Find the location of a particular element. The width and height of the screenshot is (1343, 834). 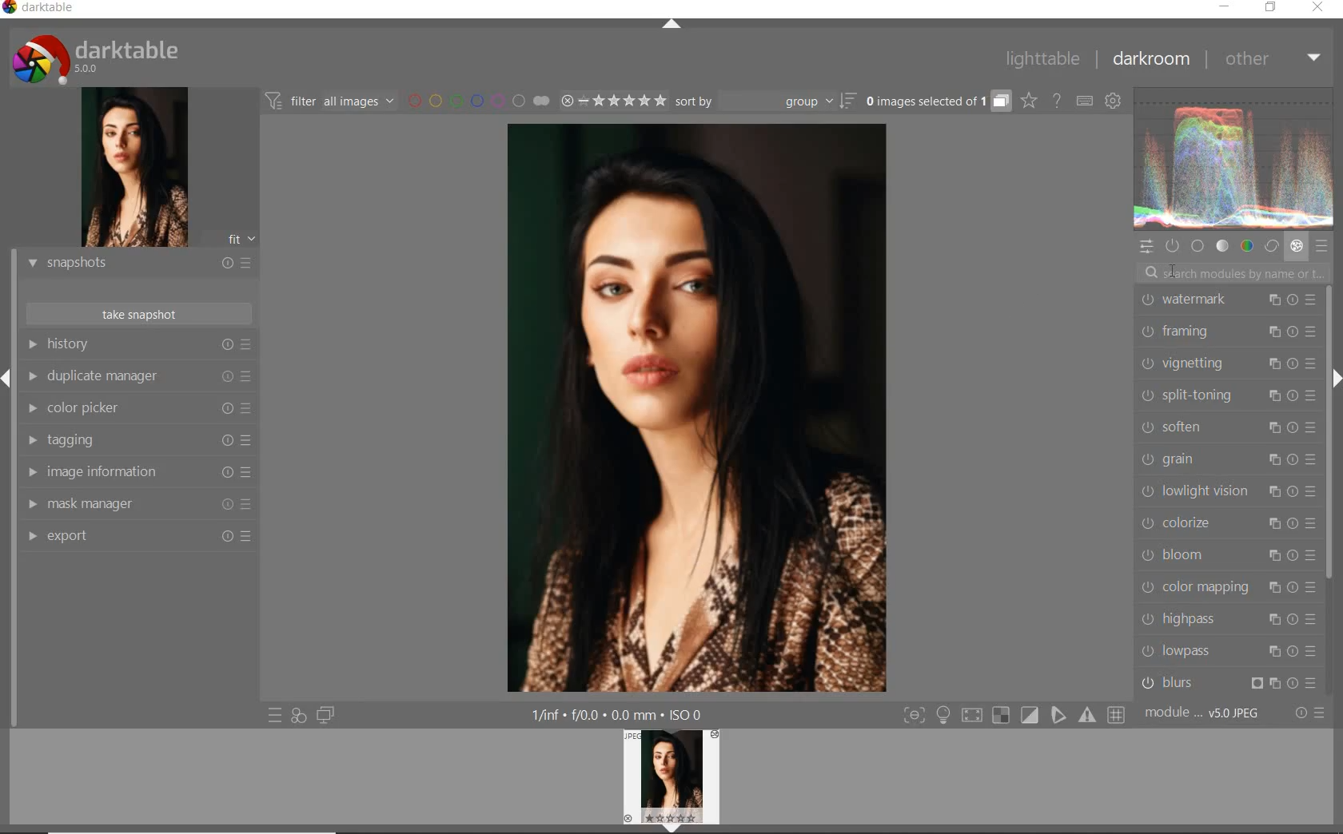

soften is located at coordinates (1225, 430).